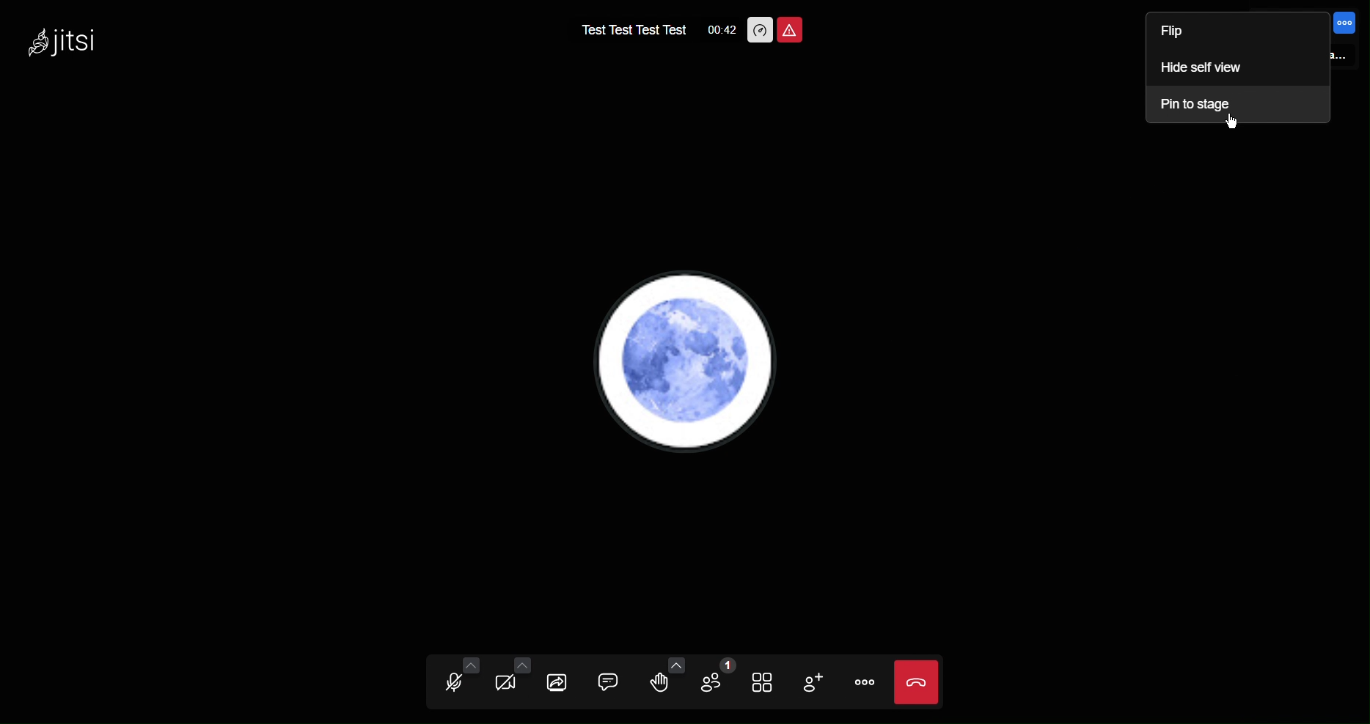  Describe the element at coordinates (1203, 70) in the screenshot. I see `Hide self view` at that location.